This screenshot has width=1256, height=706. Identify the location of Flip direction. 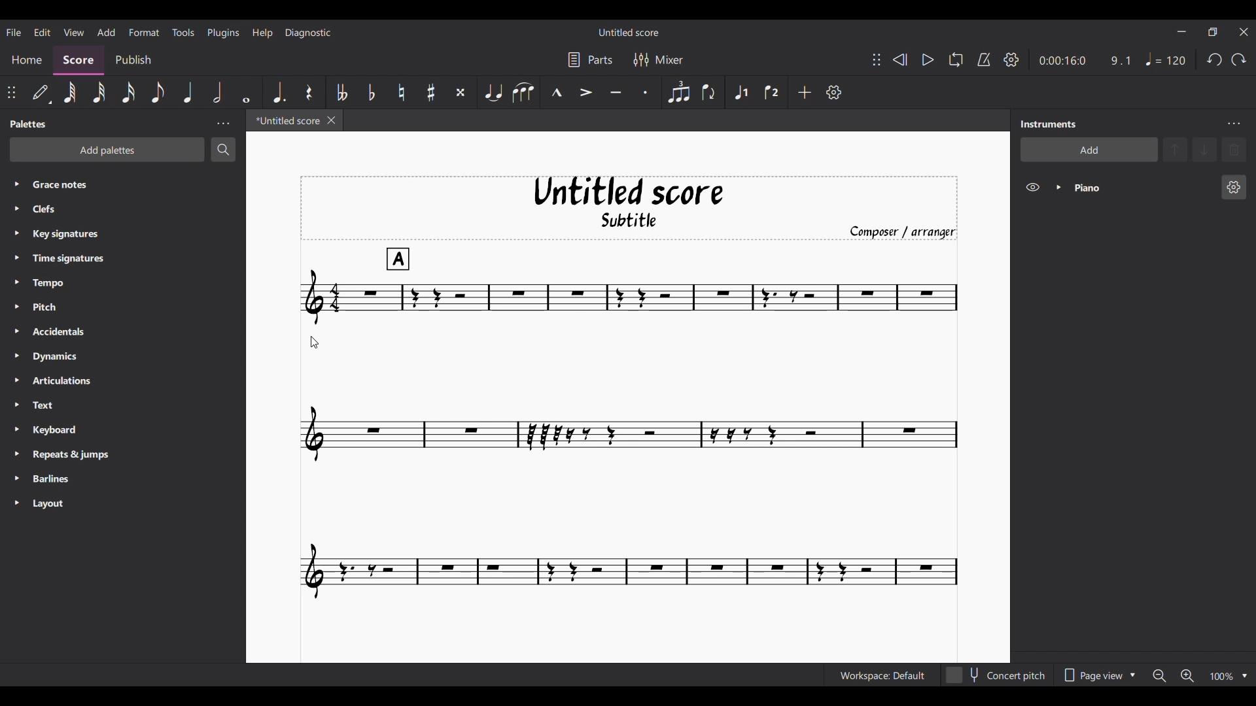
(708, 92).